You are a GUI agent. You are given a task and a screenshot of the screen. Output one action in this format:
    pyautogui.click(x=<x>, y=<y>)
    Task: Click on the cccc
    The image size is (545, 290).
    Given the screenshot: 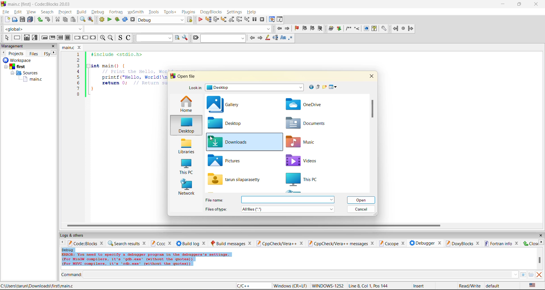 What is the action you would take?
    pyautogui.click(x=158, y=243)
    